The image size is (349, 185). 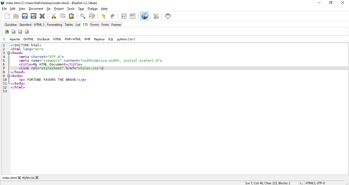 What do you see at coordinates (22, 9) in the screenshot?
I see `view` at bounding box center [22, 9].